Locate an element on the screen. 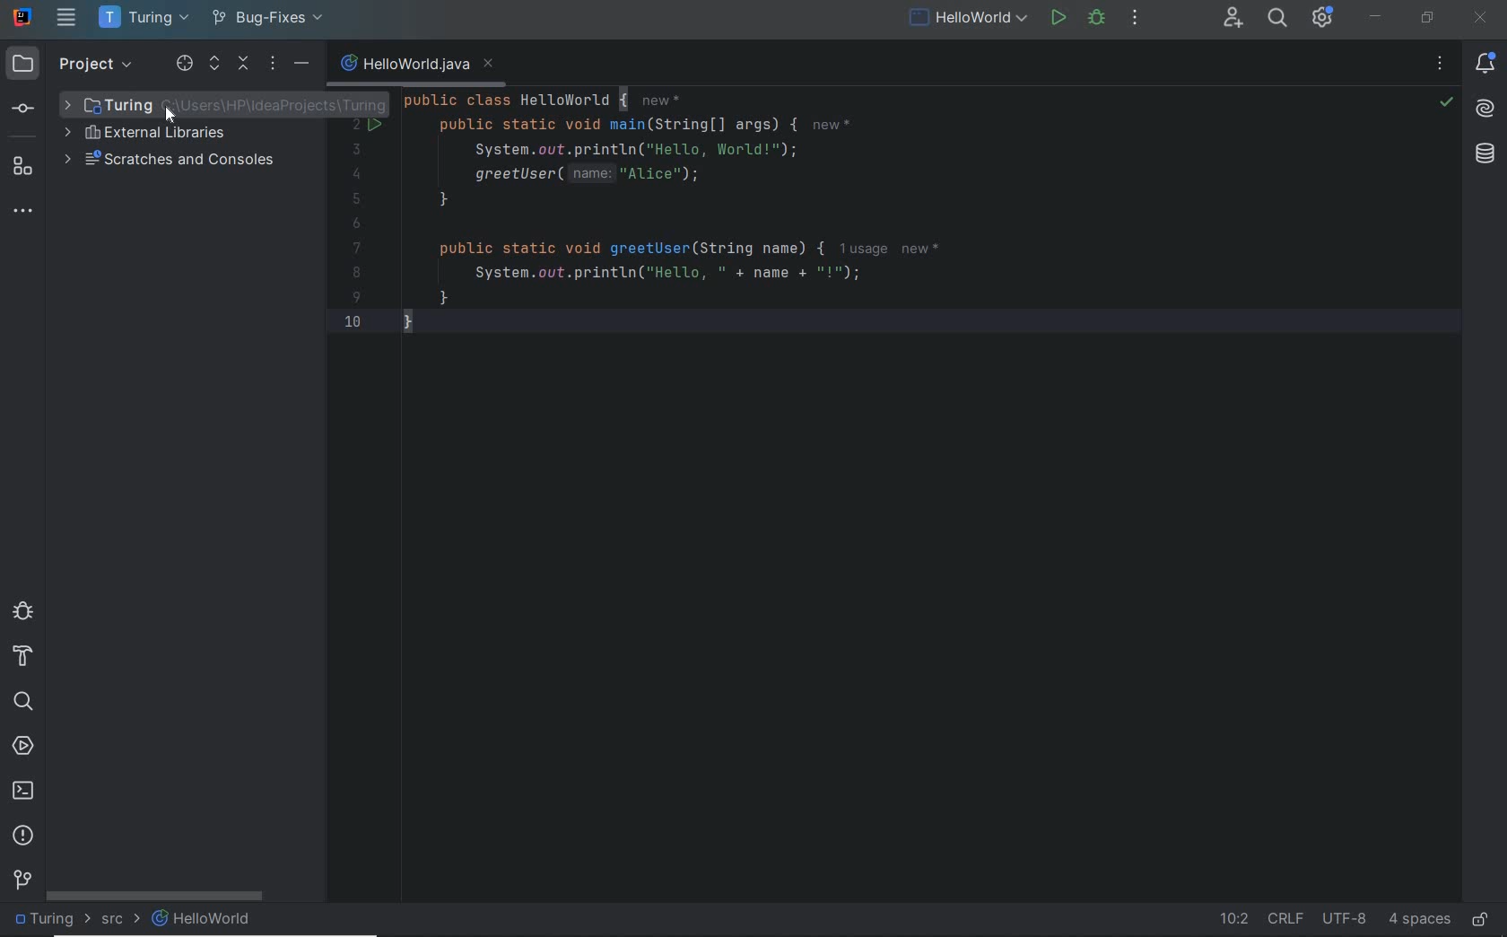 The height and width of the screenshot is (937, 1507). build is located at coordinates (22, 657).